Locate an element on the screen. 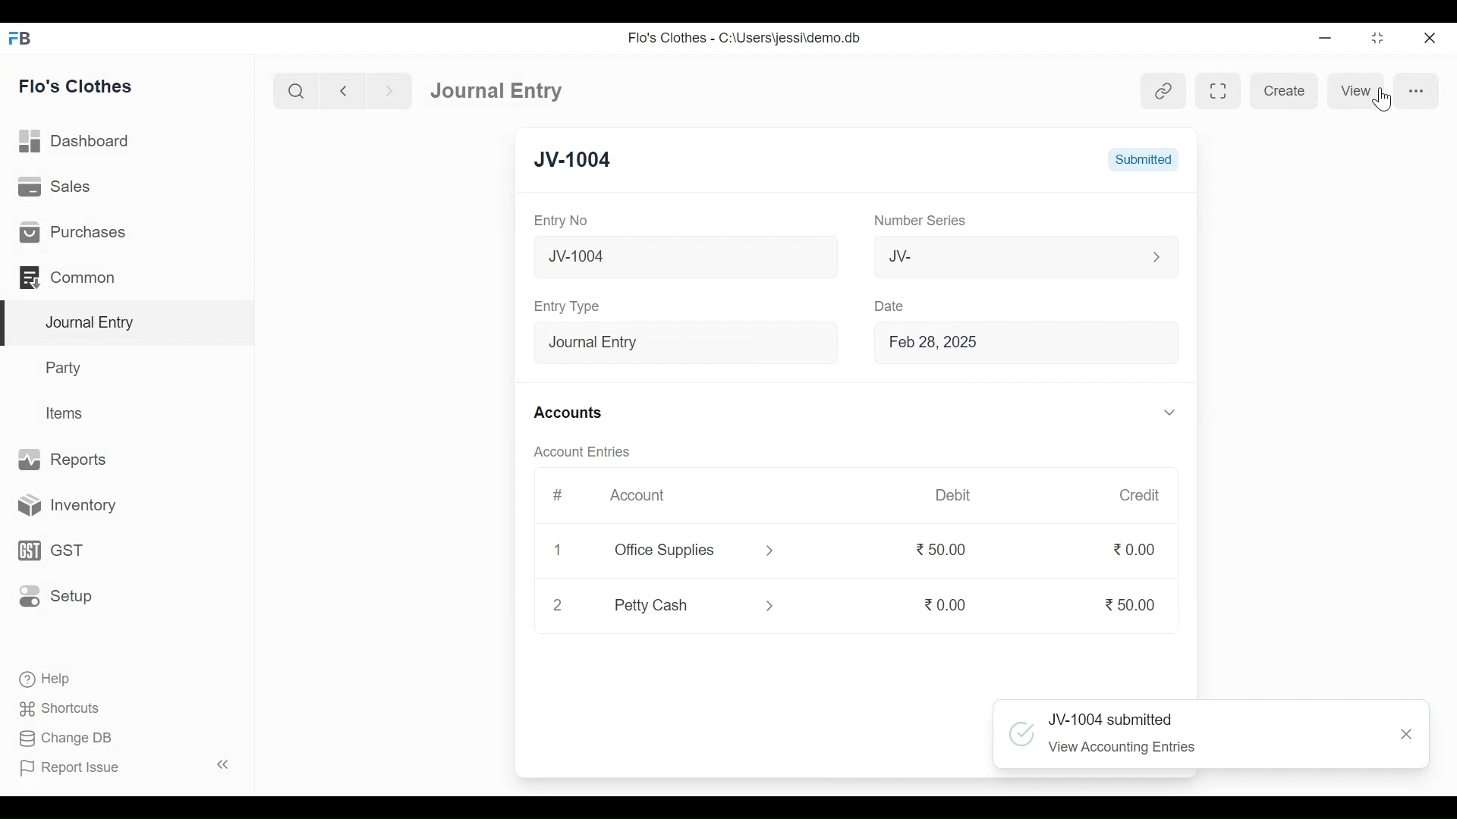  minimize is located at coordinates (1325, 39).